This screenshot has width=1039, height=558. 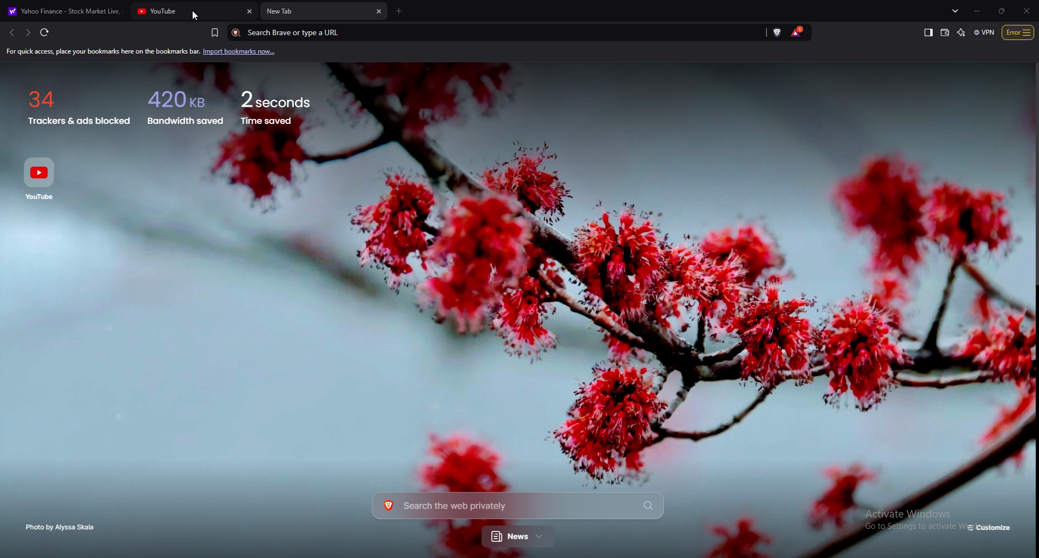 What do you see at coordinates (63, 527) in the screenshot?
I see `photo by Alyssa Skala` at bounding box center [63, 527].